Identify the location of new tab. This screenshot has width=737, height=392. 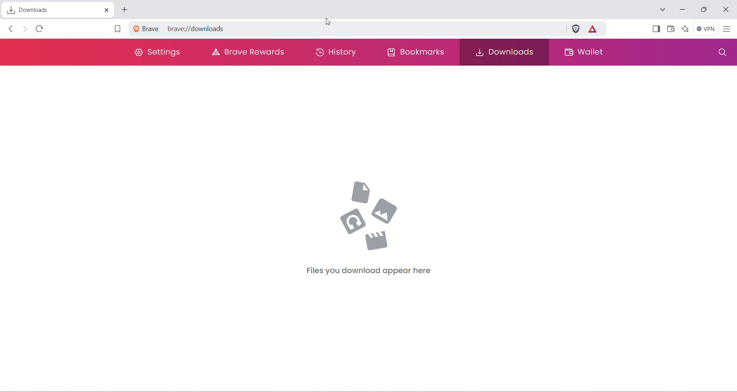
(125, 8).